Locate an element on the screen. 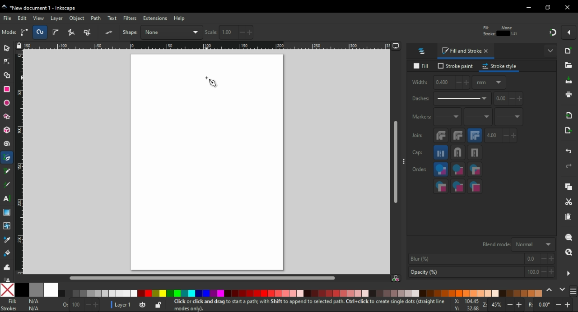 This screenshot has width=578, height=312. redo is located at coordinates (568, 166).